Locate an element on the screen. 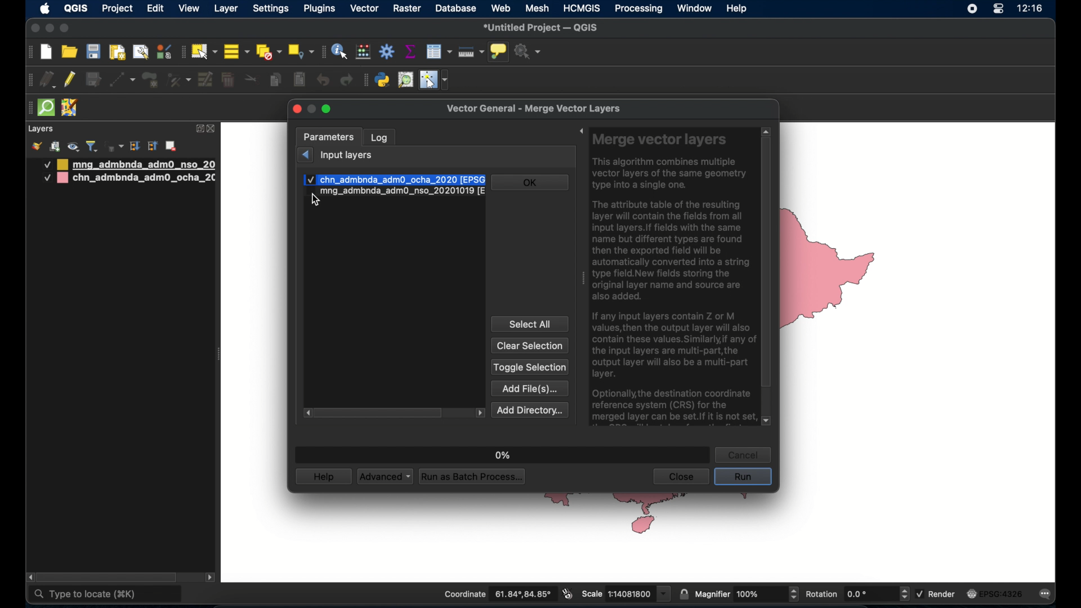  ok button is located at coordinates (531, 182).